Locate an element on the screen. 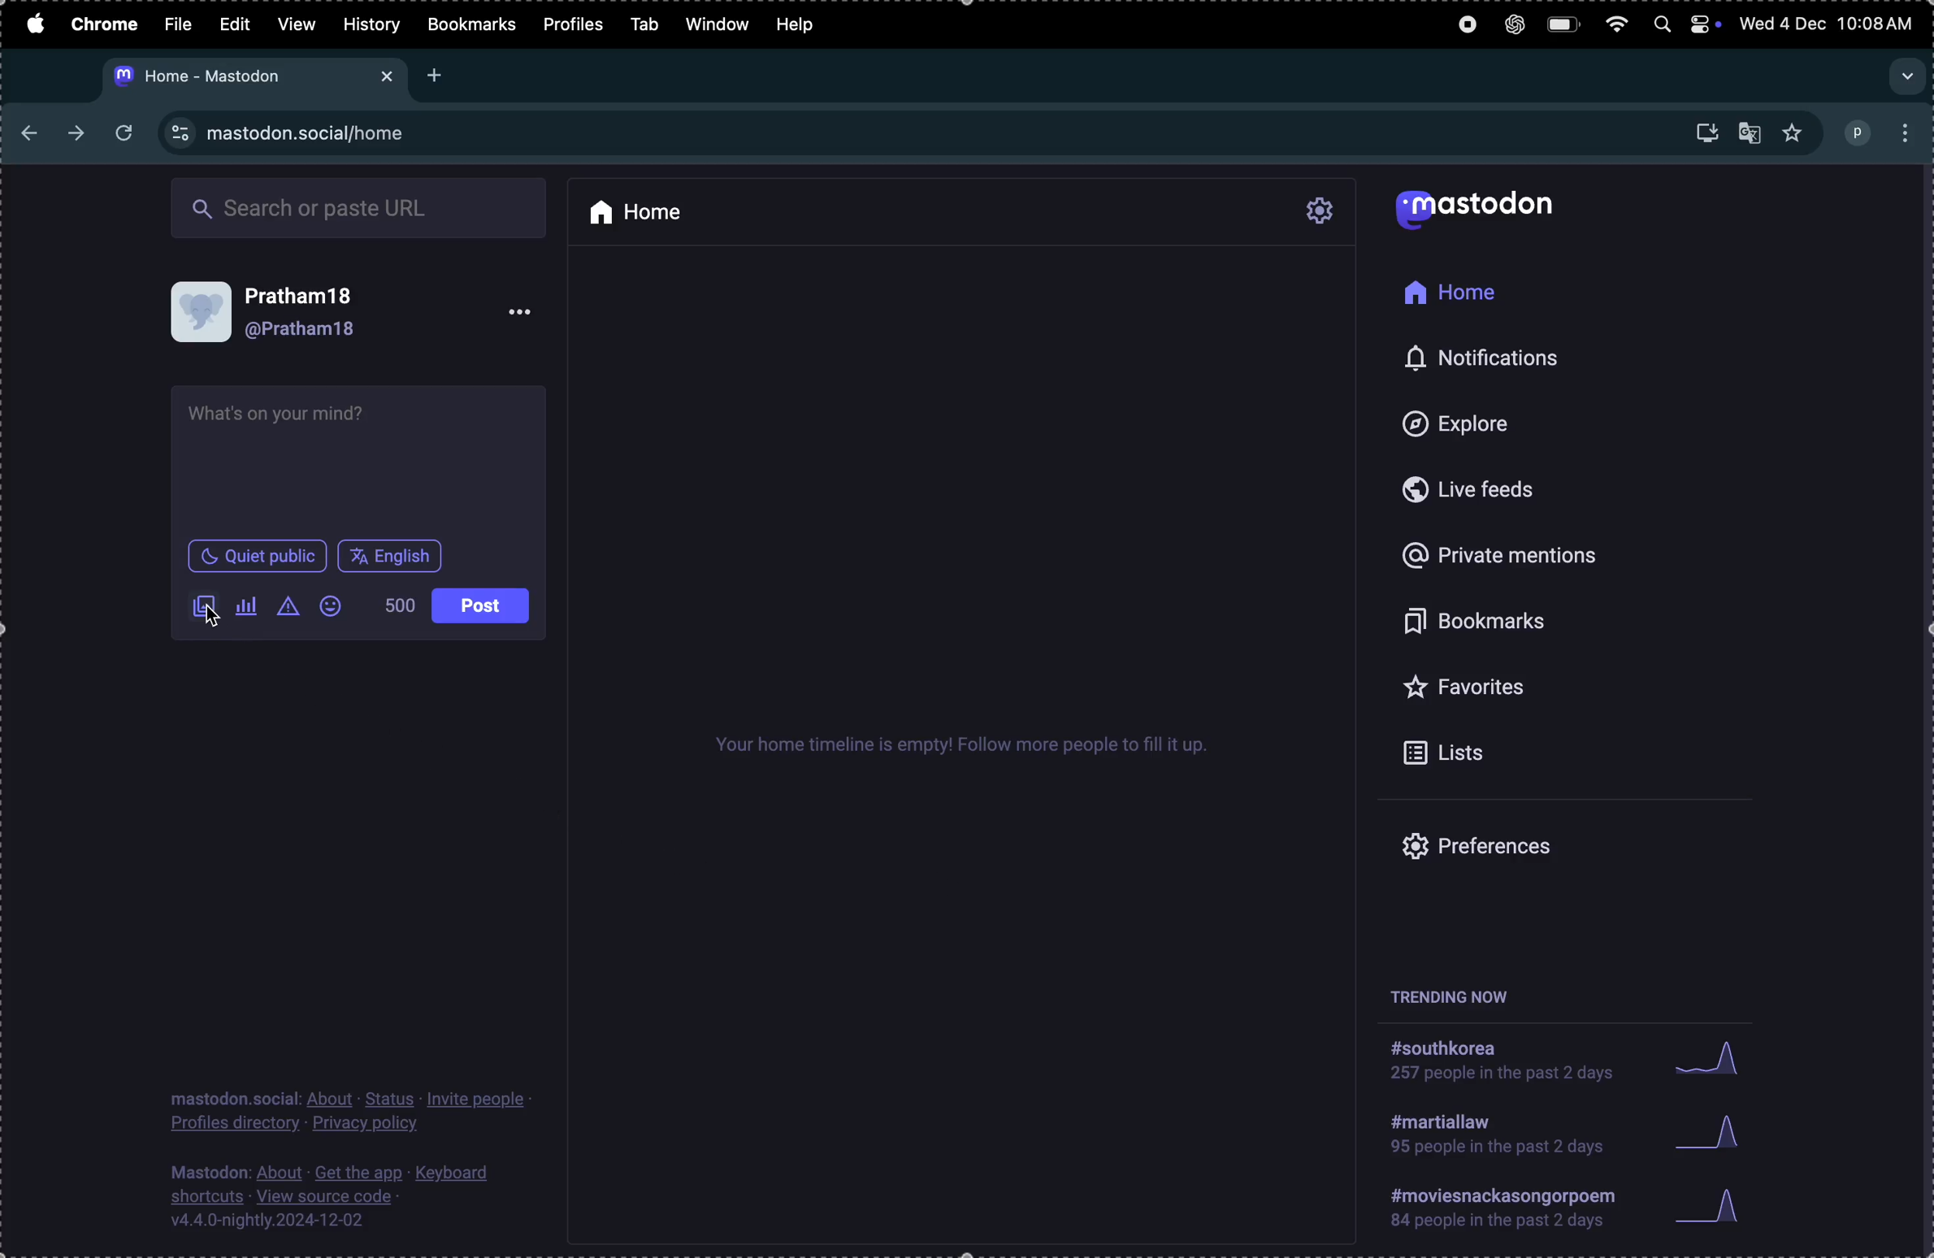 This screenshot has height=1258, width=1934. Home is located at coordinates (1449, 295).